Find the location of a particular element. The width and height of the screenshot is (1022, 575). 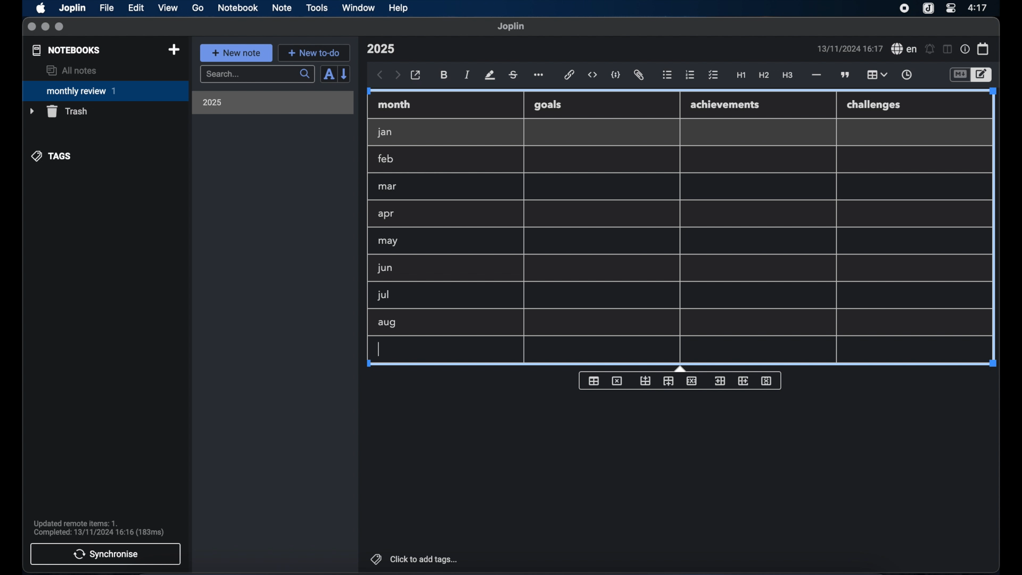

notebook is located at coordinates (238, 8).